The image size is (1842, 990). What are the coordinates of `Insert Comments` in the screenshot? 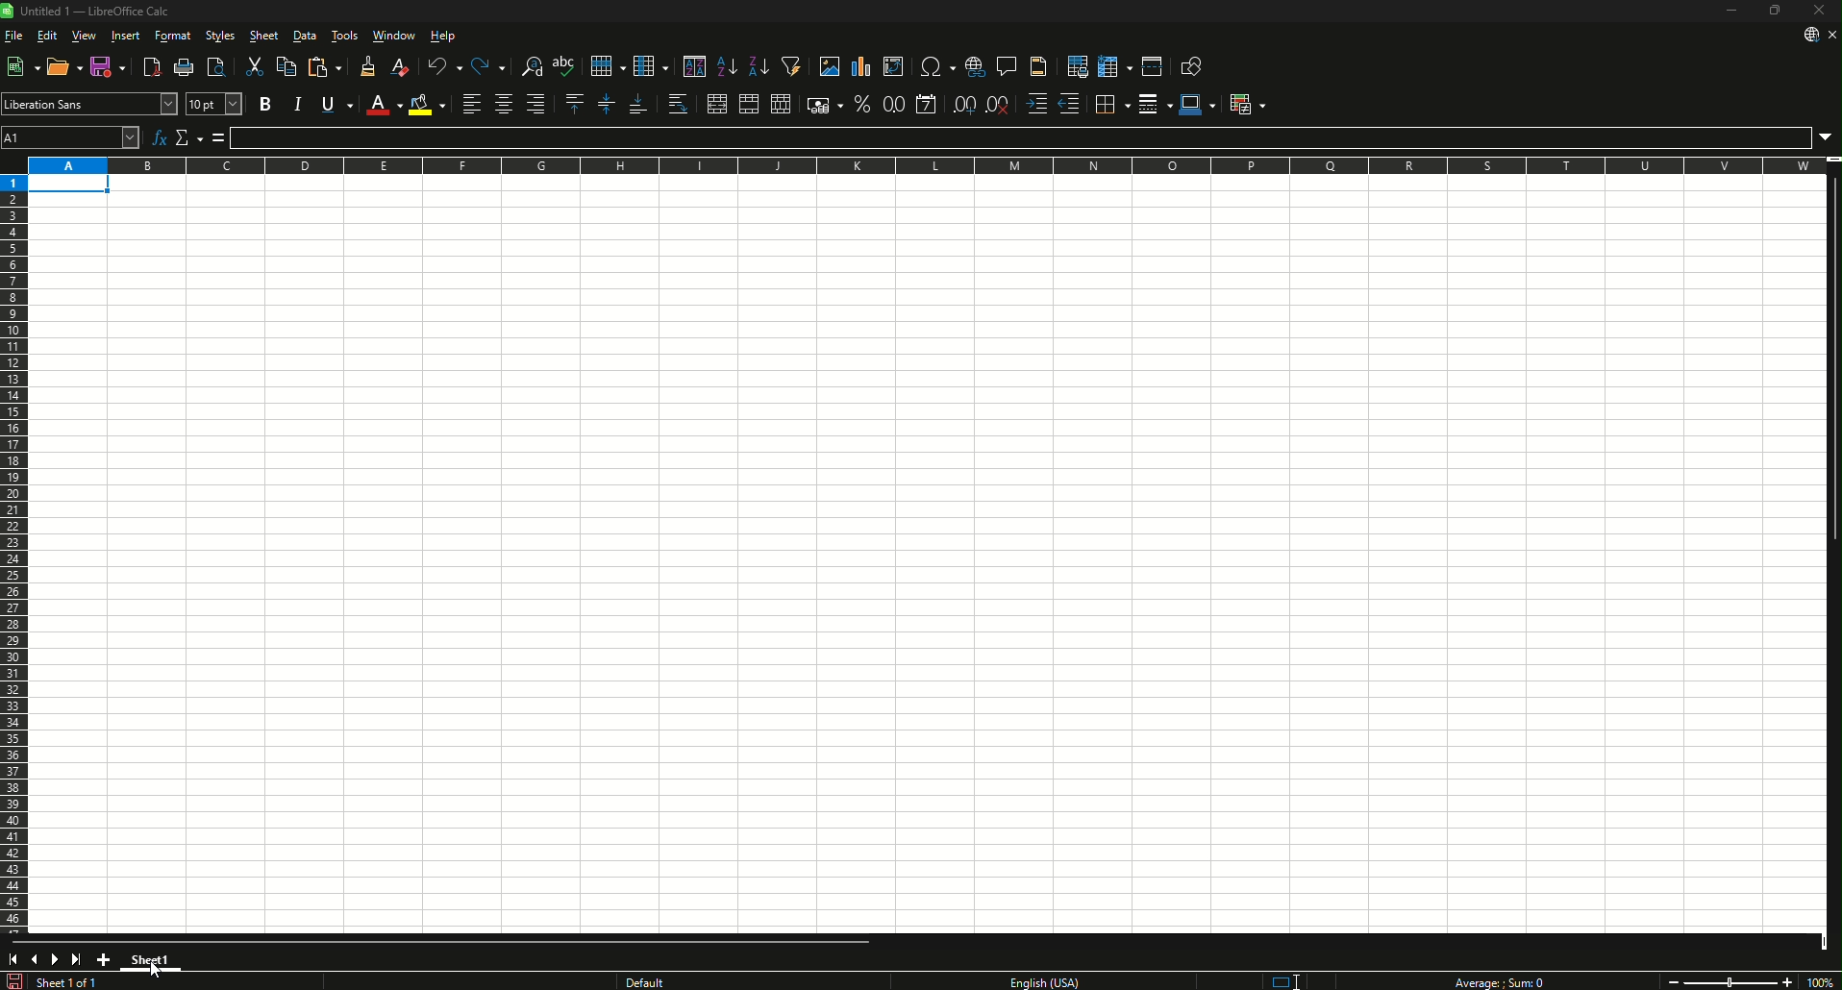 It's located at (1007, 66).